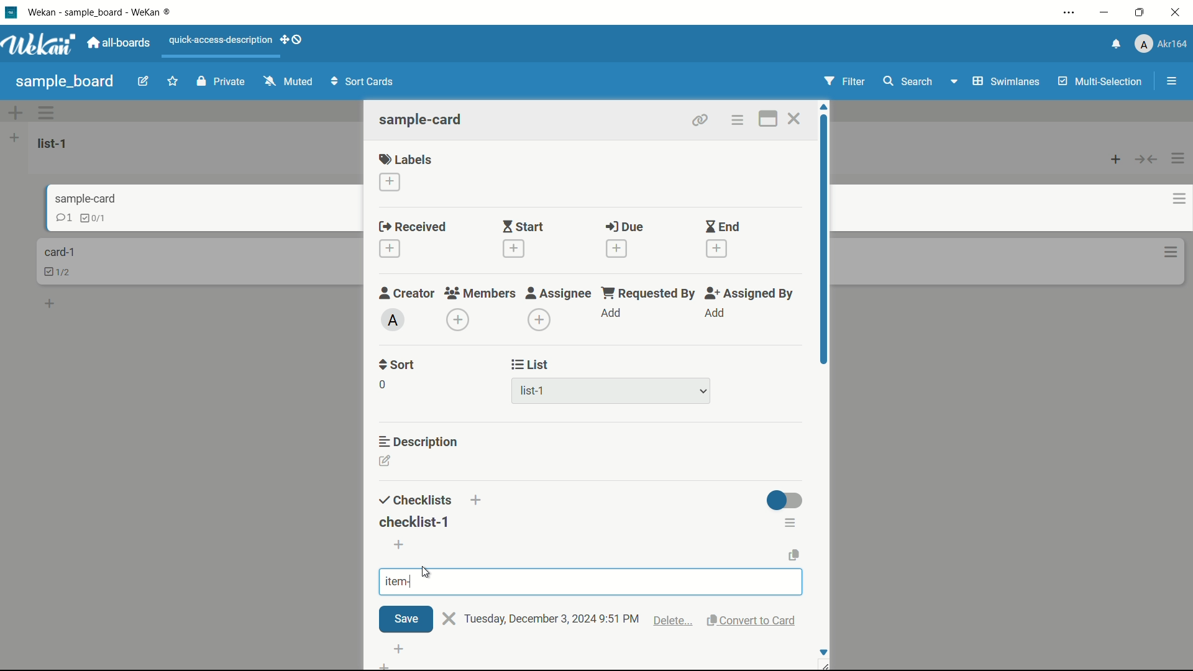 The width and height of the screenshot is (1193, 671). I want to click on checklist, so click(92, 217).